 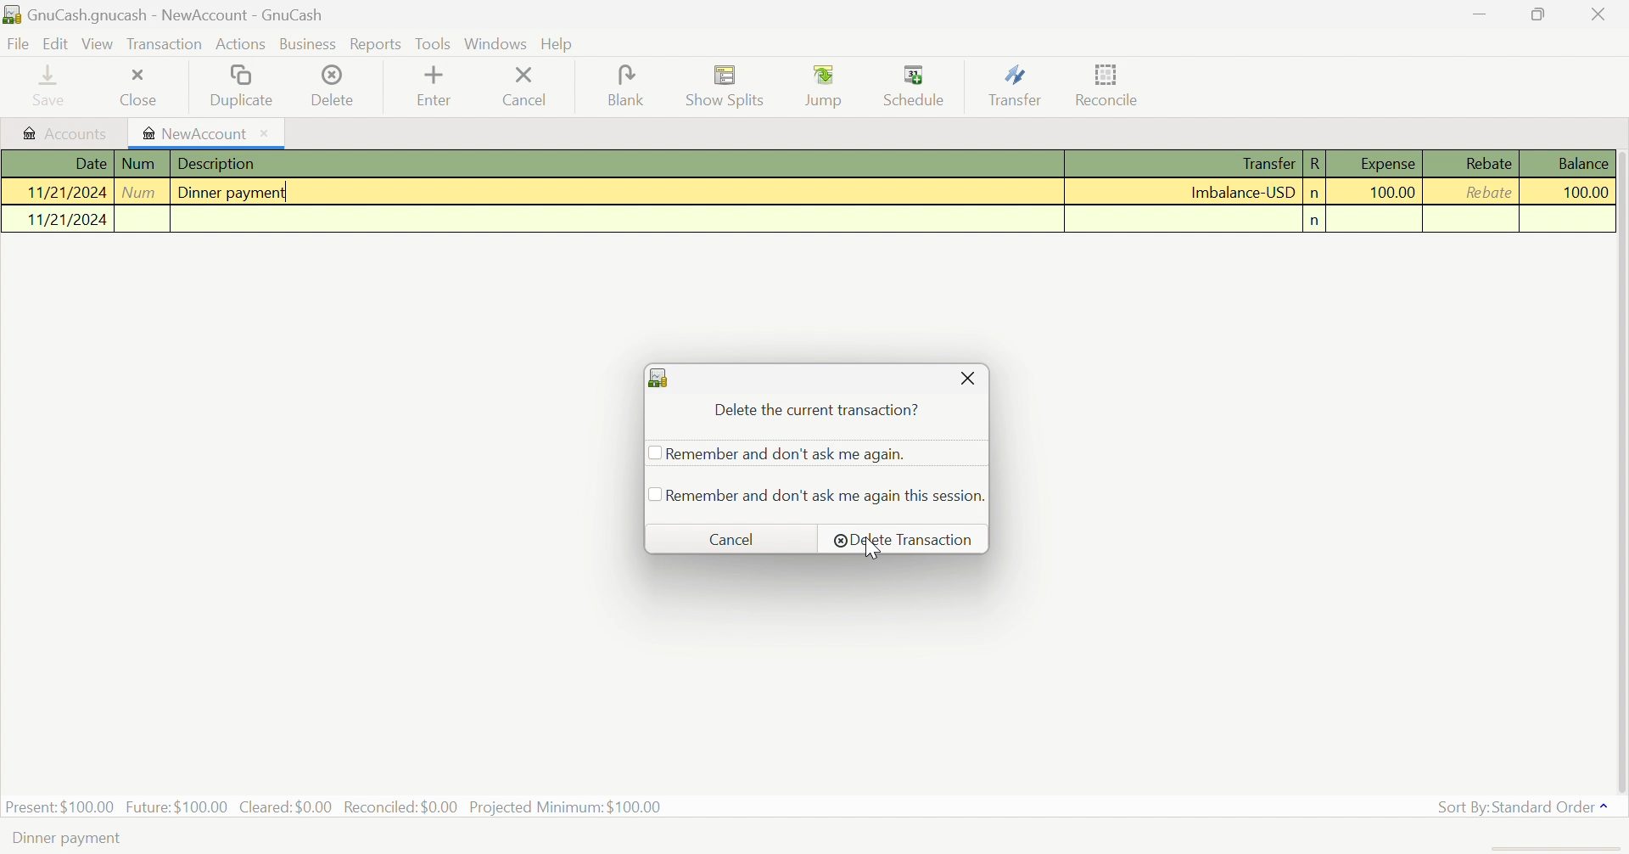 I want to click on Blank, so click(x=630, y=87).